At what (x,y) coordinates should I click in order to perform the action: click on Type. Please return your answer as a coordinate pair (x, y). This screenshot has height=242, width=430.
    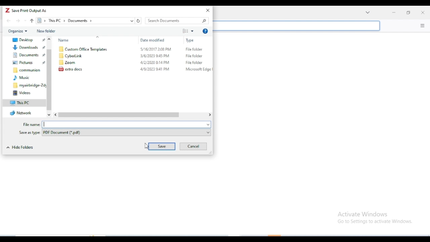
    Looking at the image, I should click on (191, 40).